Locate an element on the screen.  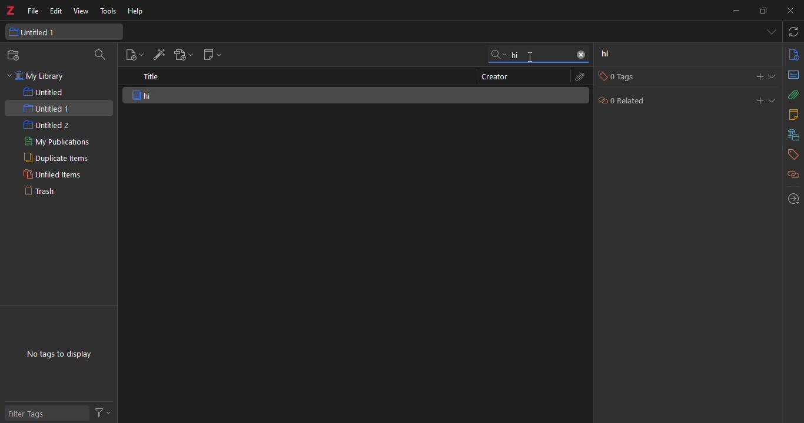
new collection is located at coordinates (16, 55).